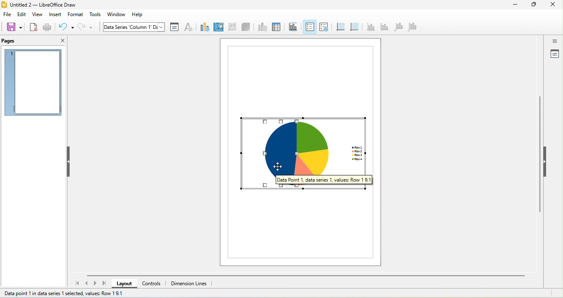  I want to click on change chart, so click(203, 27).